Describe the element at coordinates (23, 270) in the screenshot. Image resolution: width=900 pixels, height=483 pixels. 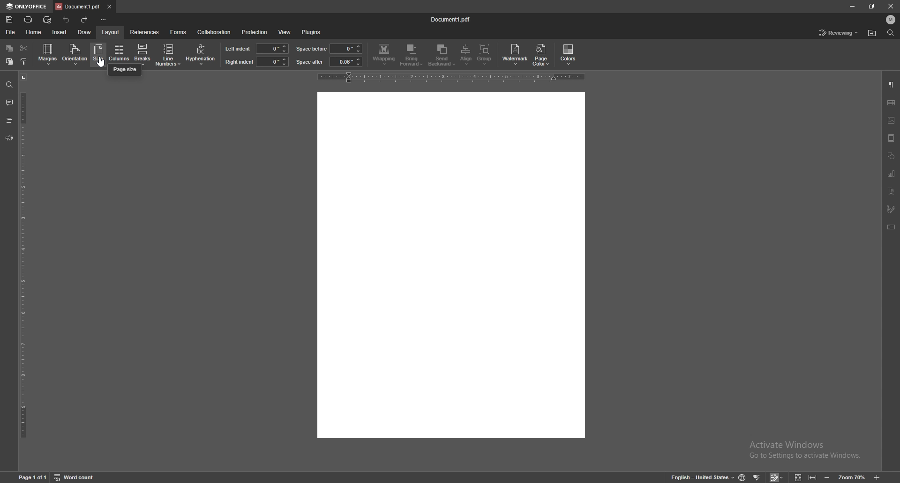
I see `vertical scale` at that location.